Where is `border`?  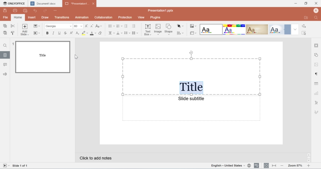 border is located at coordinates (316, 45).